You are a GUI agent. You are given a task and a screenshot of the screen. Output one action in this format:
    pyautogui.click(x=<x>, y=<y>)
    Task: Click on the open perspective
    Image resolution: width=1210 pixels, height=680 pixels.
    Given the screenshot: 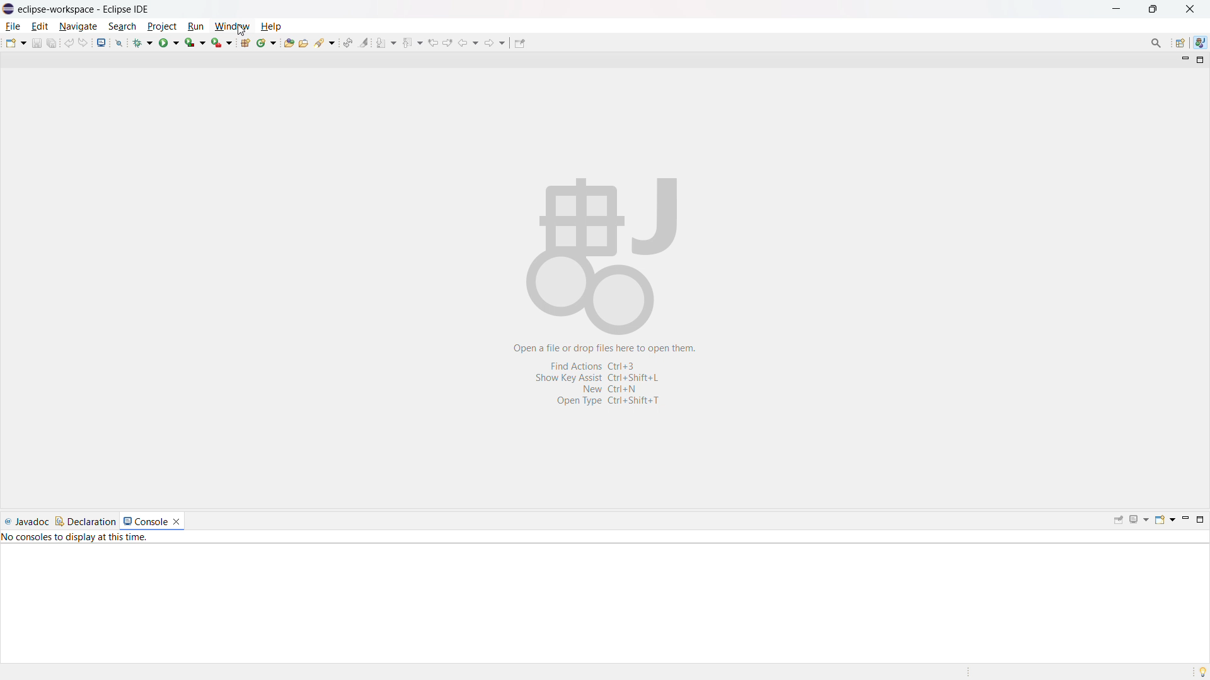 What is the action you would take?
    pyautogui.click(x=1181, y=43)
    